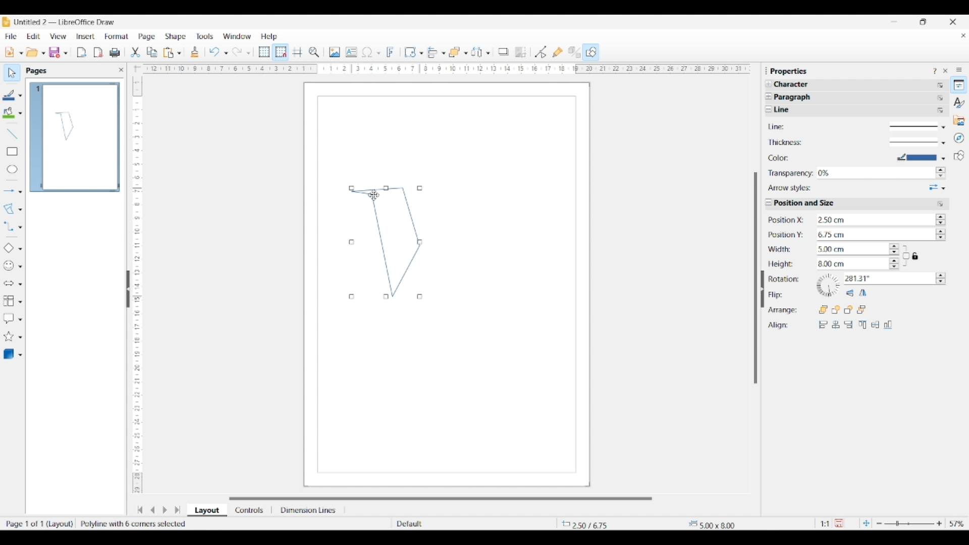 This screenshot has width=969, height=545. Describe the element at coordinates (20, 302) in the screenshot. I see `Flowchart options` at that location.